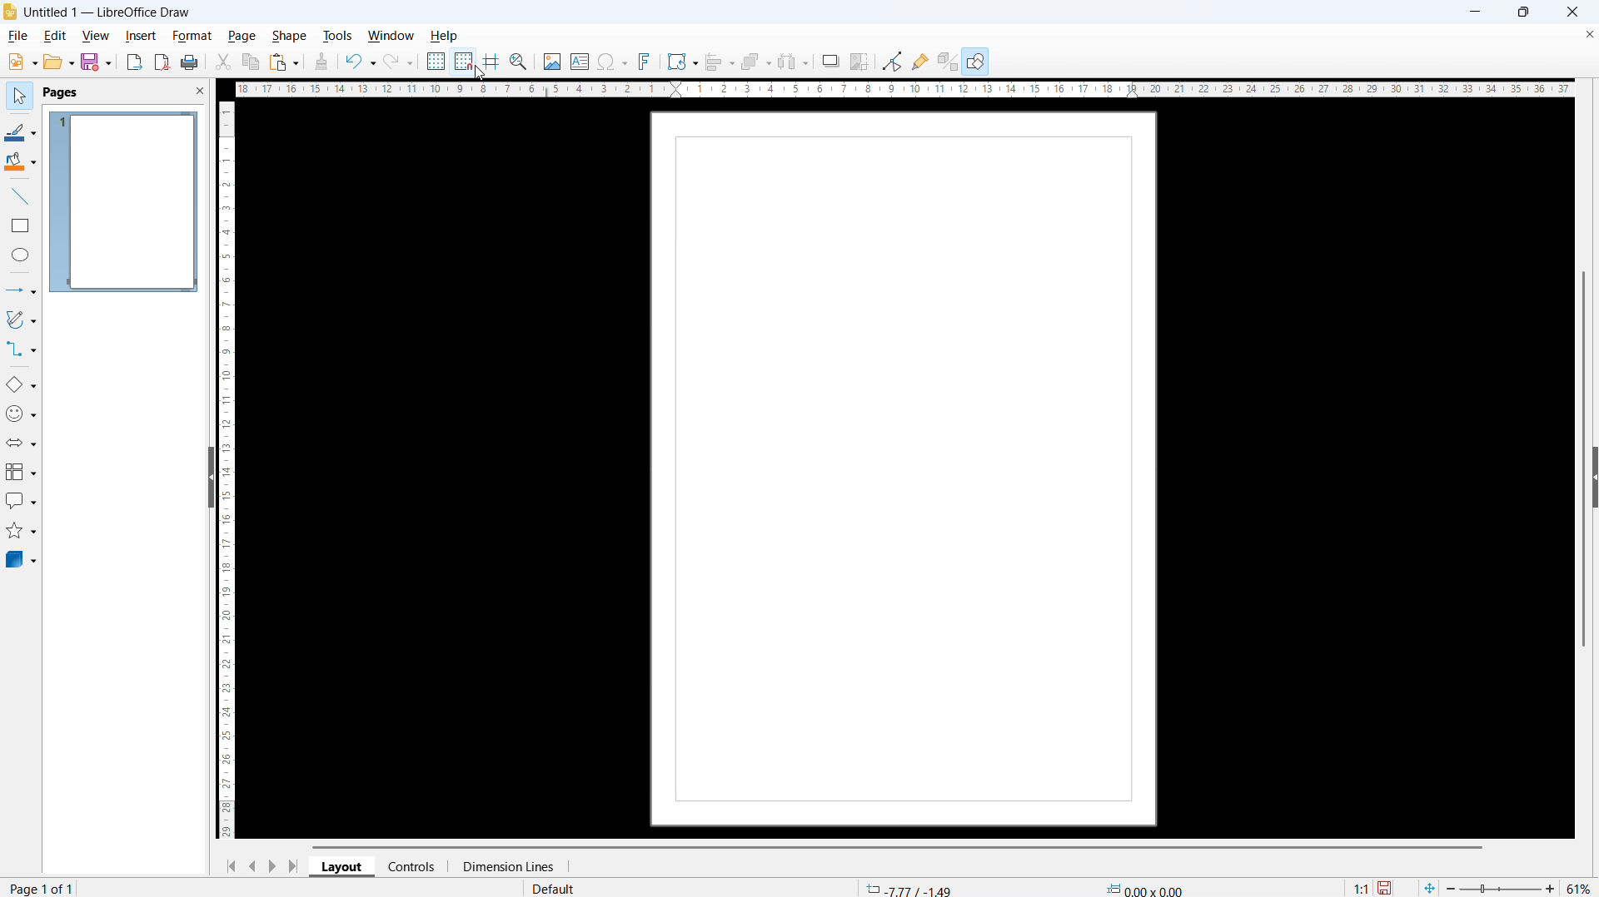 Image resolution: width=1599 pixels, height=897 pixels. What do you see at coordinates (21, 560) in the screenshot?
I see `3D objects` at bounding box center [21, 560].